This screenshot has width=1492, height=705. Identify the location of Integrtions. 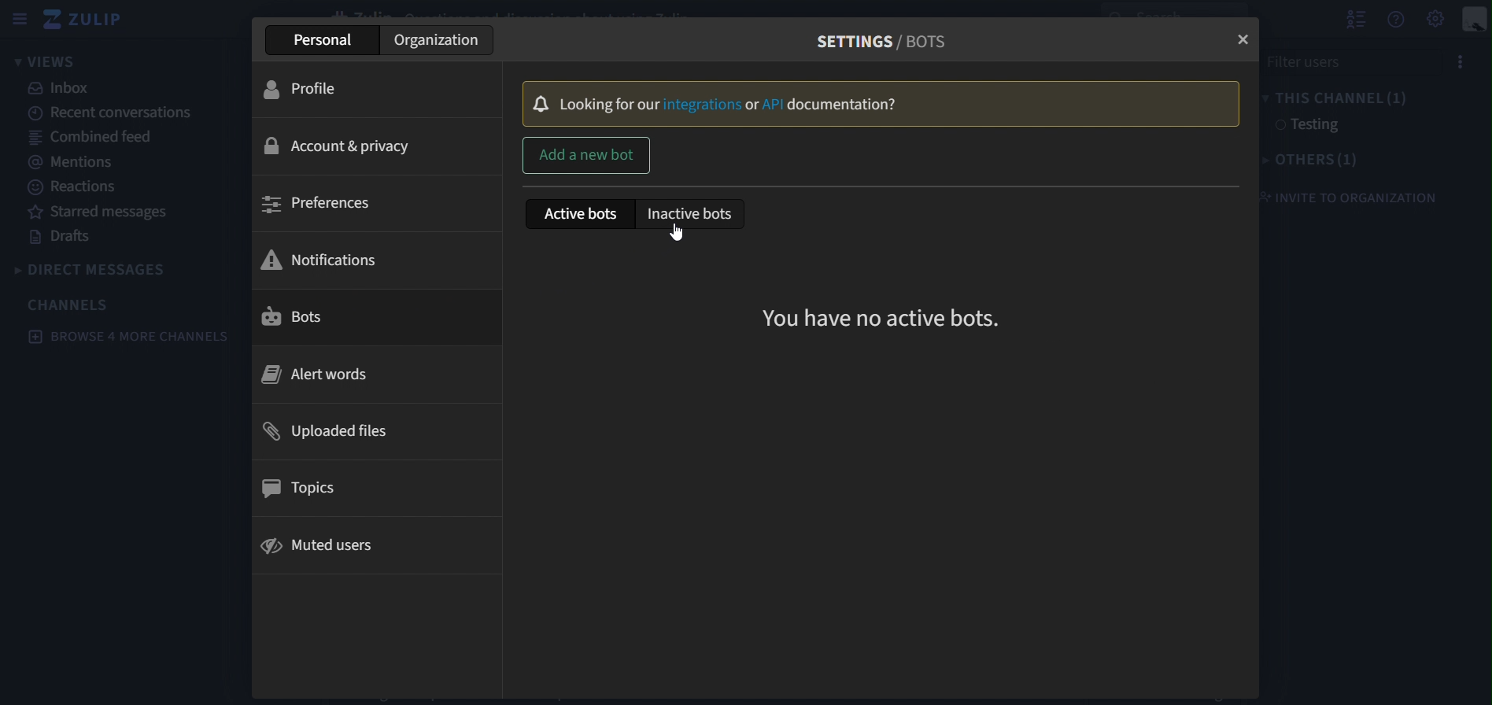
(703, 104).